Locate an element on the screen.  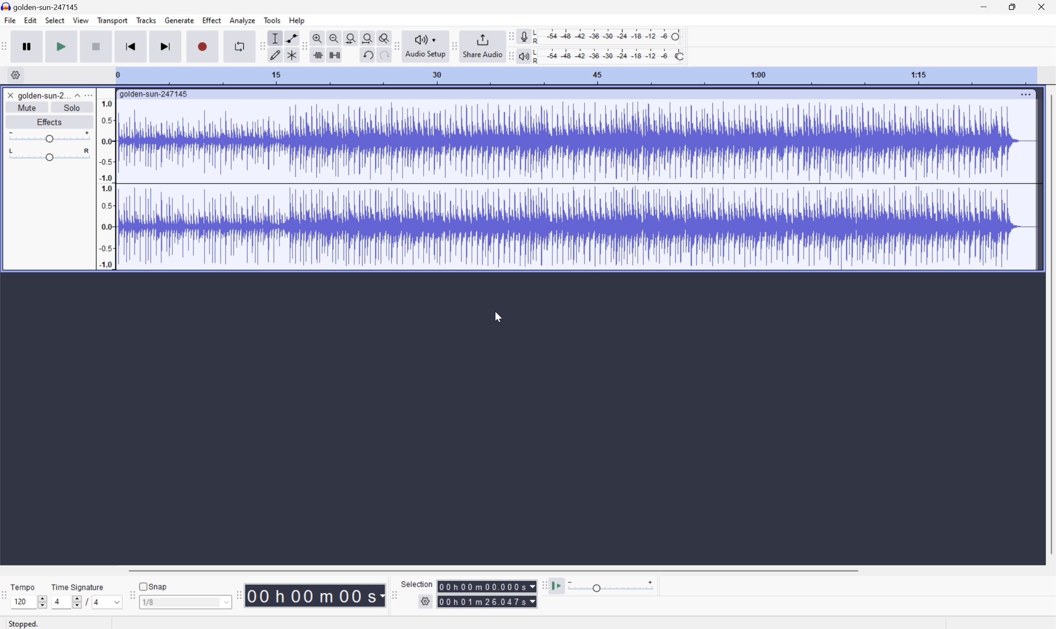
Close is located at coordinates (1044, 6).